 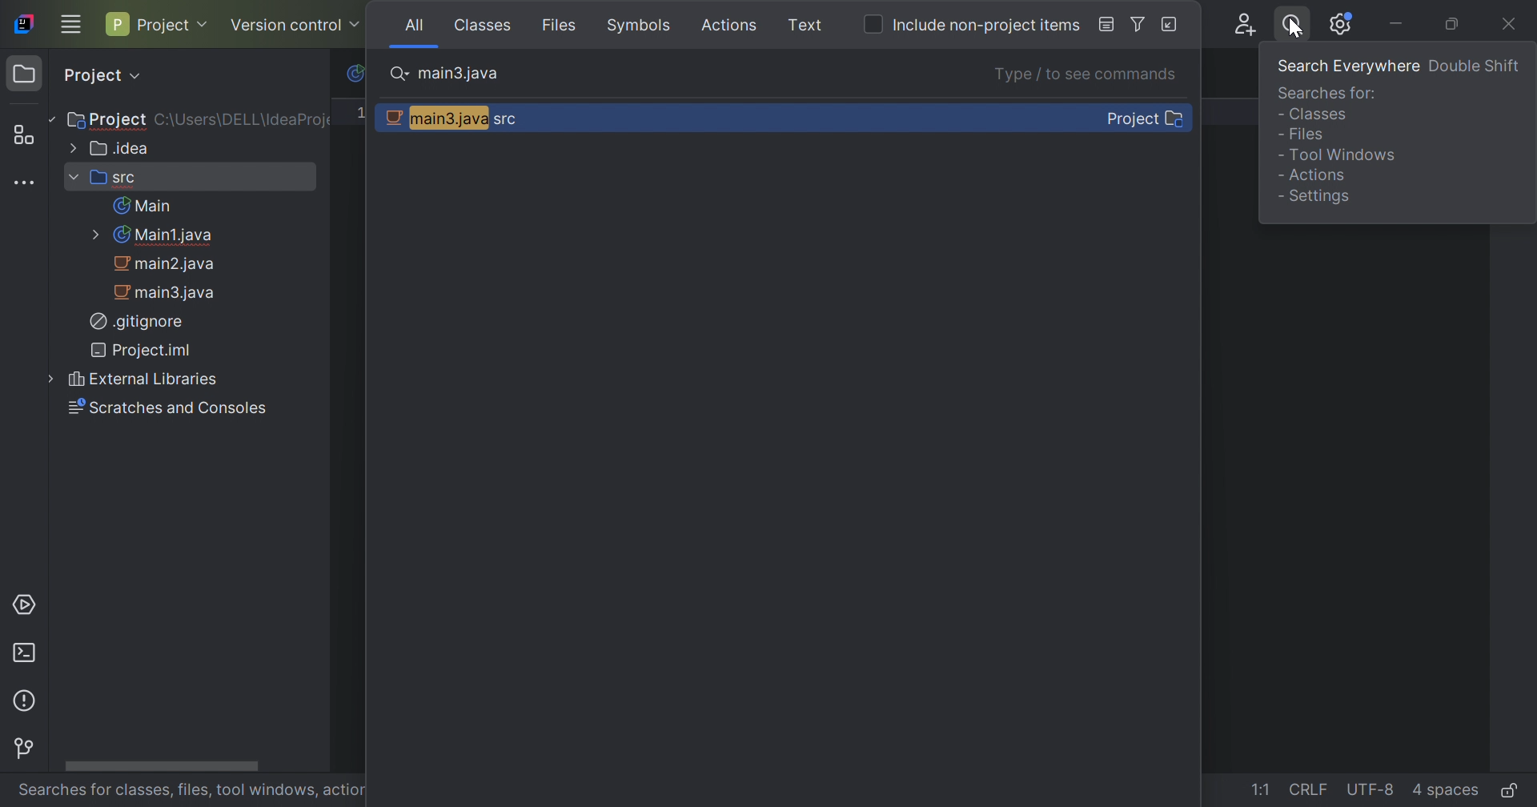 What do you see at coordinates (353, 75) in the screenshot?
I see `logo` at bounding box center [353, 75].